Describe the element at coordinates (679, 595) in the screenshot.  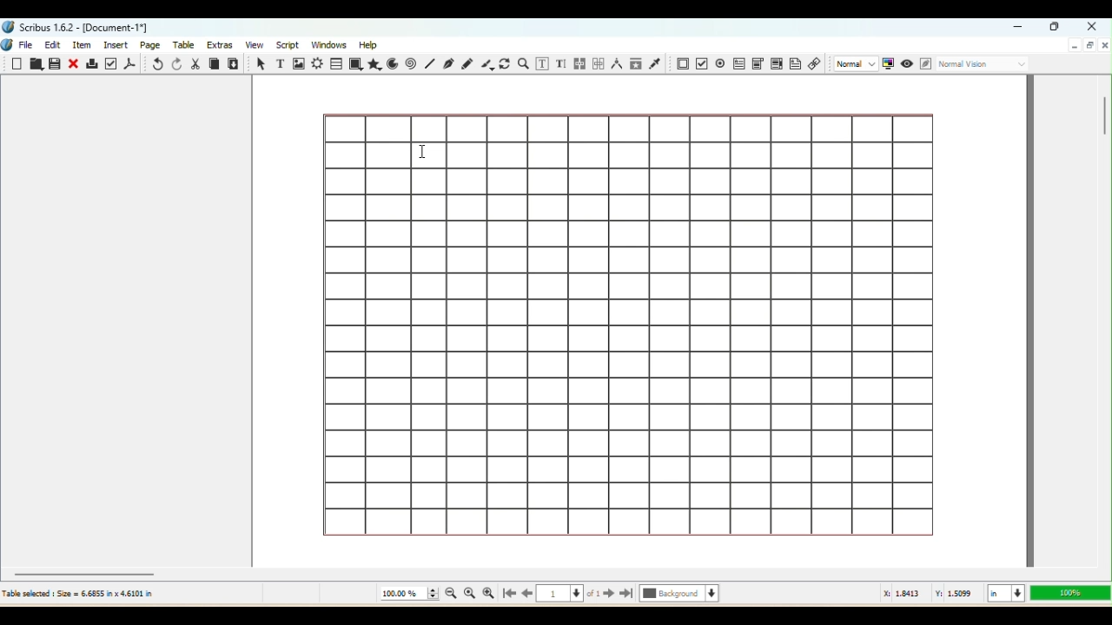
I see `Select the current layer` at that location.